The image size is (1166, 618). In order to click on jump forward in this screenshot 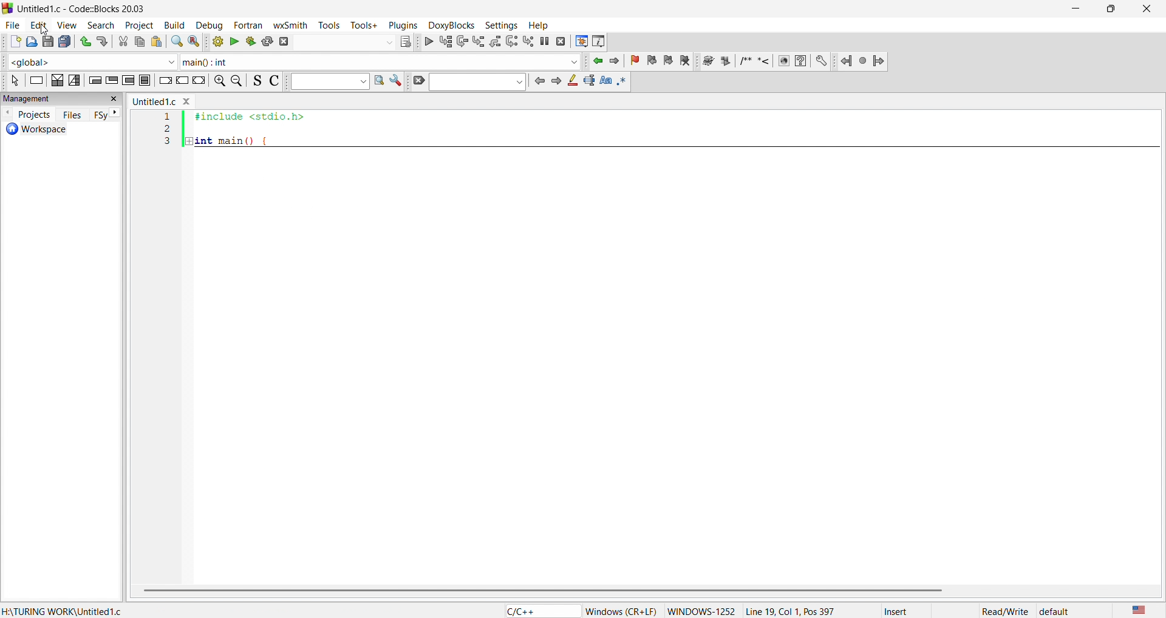, I will do `click(881, 61)`.